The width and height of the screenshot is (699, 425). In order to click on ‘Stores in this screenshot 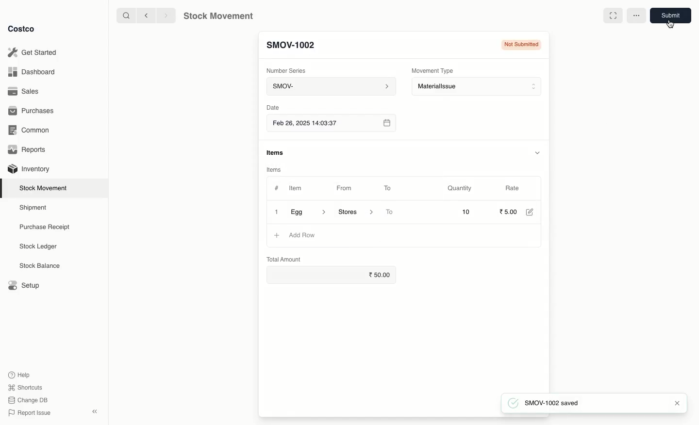, I will do `click(354, 211)`.